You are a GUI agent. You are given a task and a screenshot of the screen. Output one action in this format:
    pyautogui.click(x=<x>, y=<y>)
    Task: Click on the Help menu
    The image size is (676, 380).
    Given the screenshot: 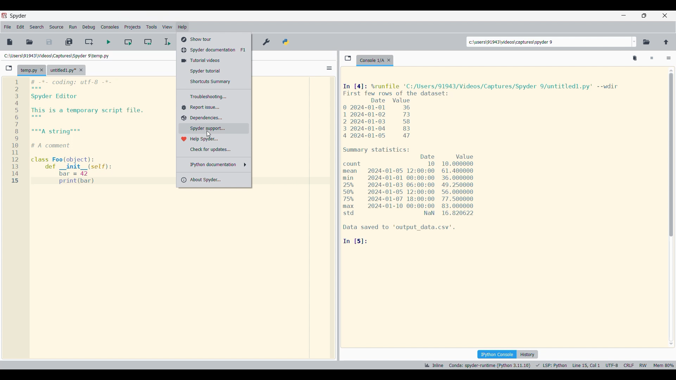 What is the action you would take?
    pyautogui.click(x=182, y=27)
    